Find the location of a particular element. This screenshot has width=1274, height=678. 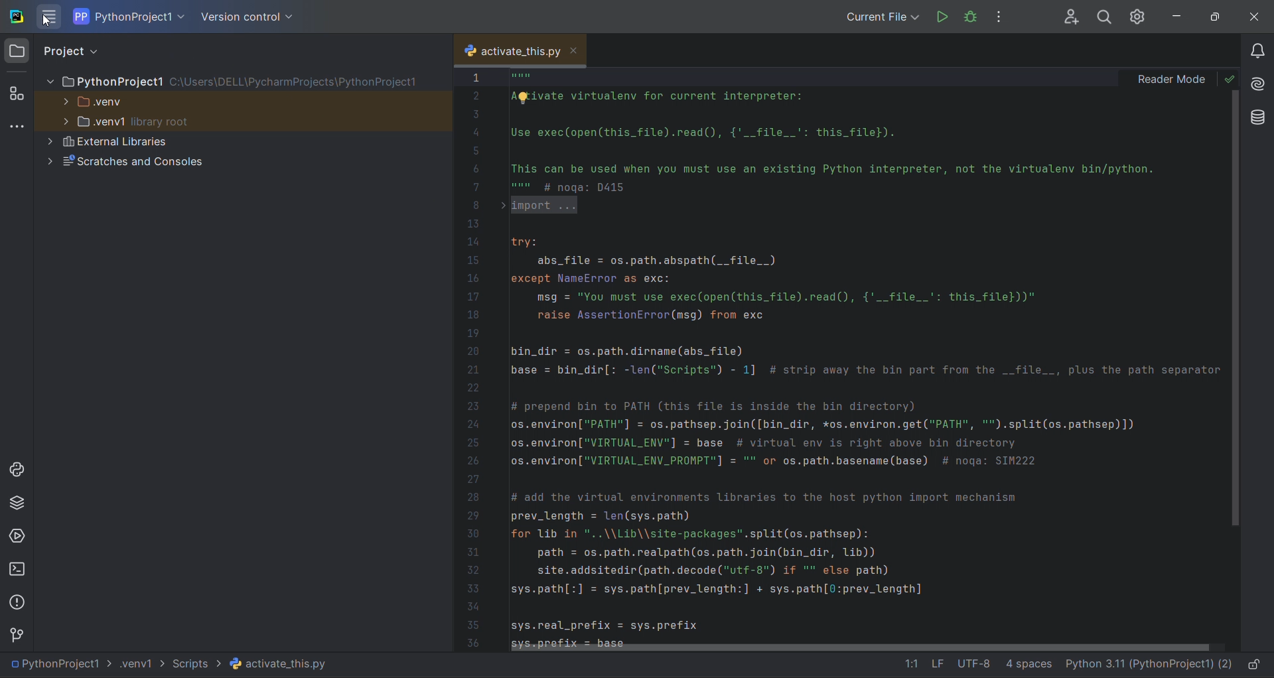

search is located at coordinates (1103, 17).